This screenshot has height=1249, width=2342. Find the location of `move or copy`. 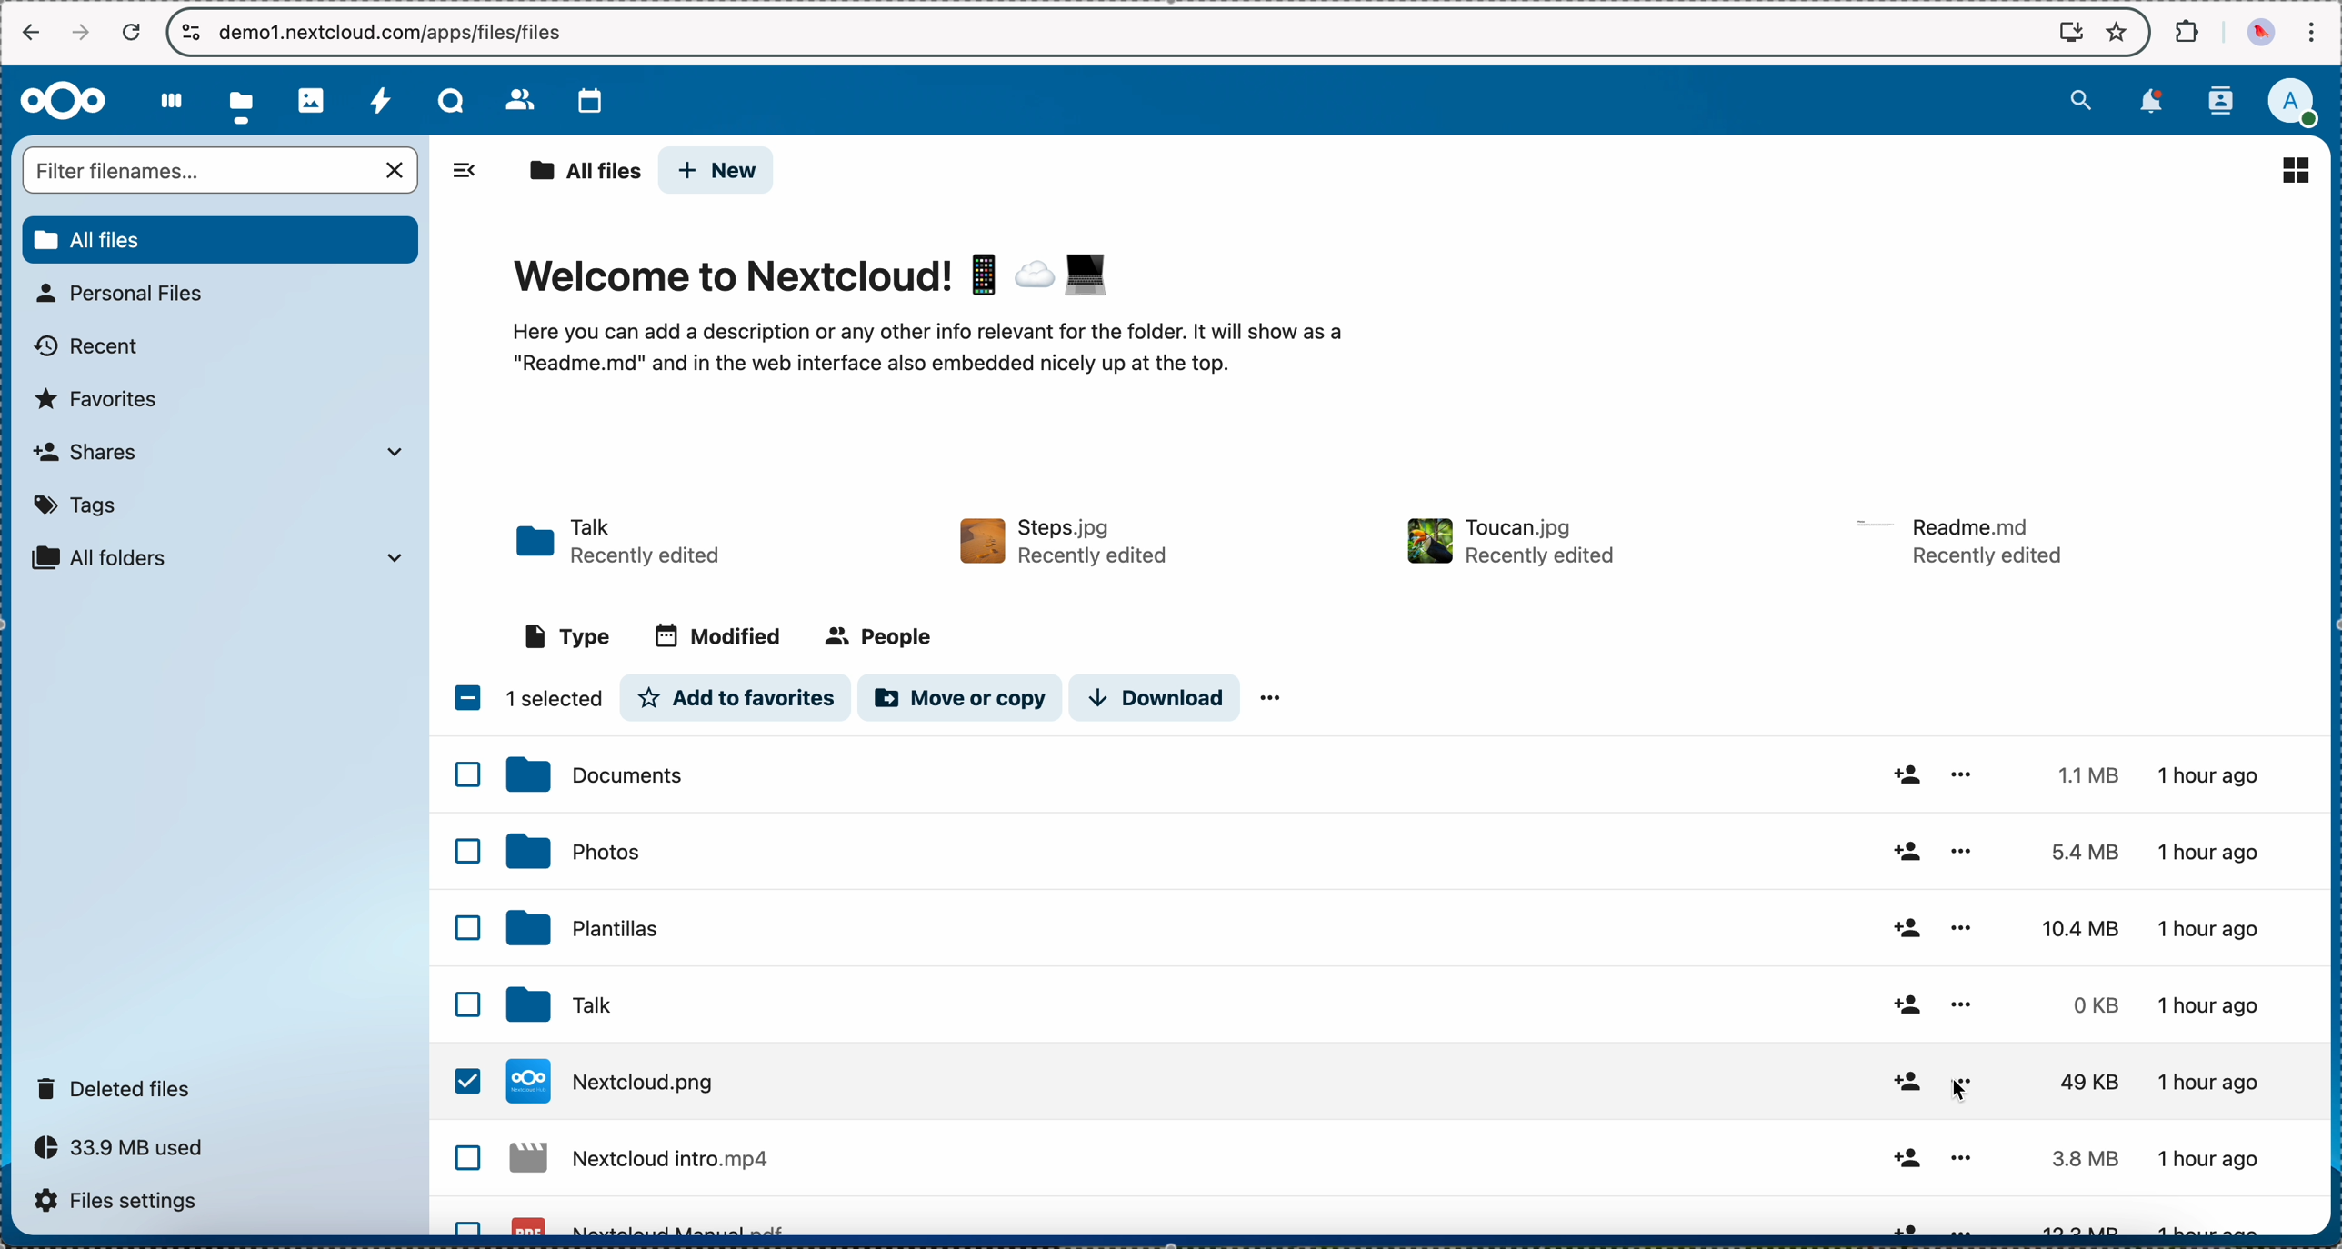

move or copy is located at coordinates (957, 698).